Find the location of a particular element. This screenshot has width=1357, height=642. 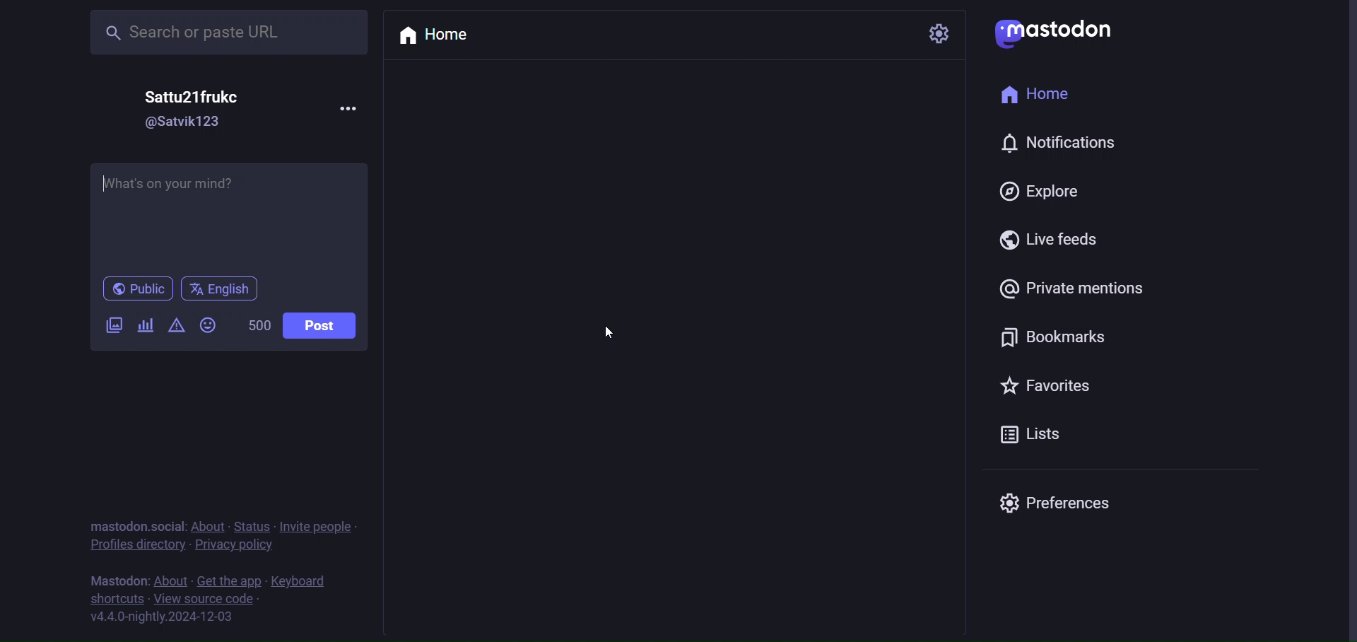

mastodon is located at coordinates (1063, 33).